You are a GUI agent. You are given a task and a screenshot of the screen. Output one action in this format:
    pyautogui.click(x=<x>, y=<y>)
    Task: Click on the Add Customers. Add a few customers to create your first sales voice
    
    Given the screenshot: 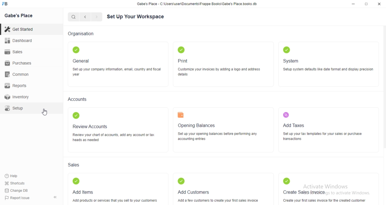 What is the action you would take?
    pyautogui.click(x=219, y=188)
    